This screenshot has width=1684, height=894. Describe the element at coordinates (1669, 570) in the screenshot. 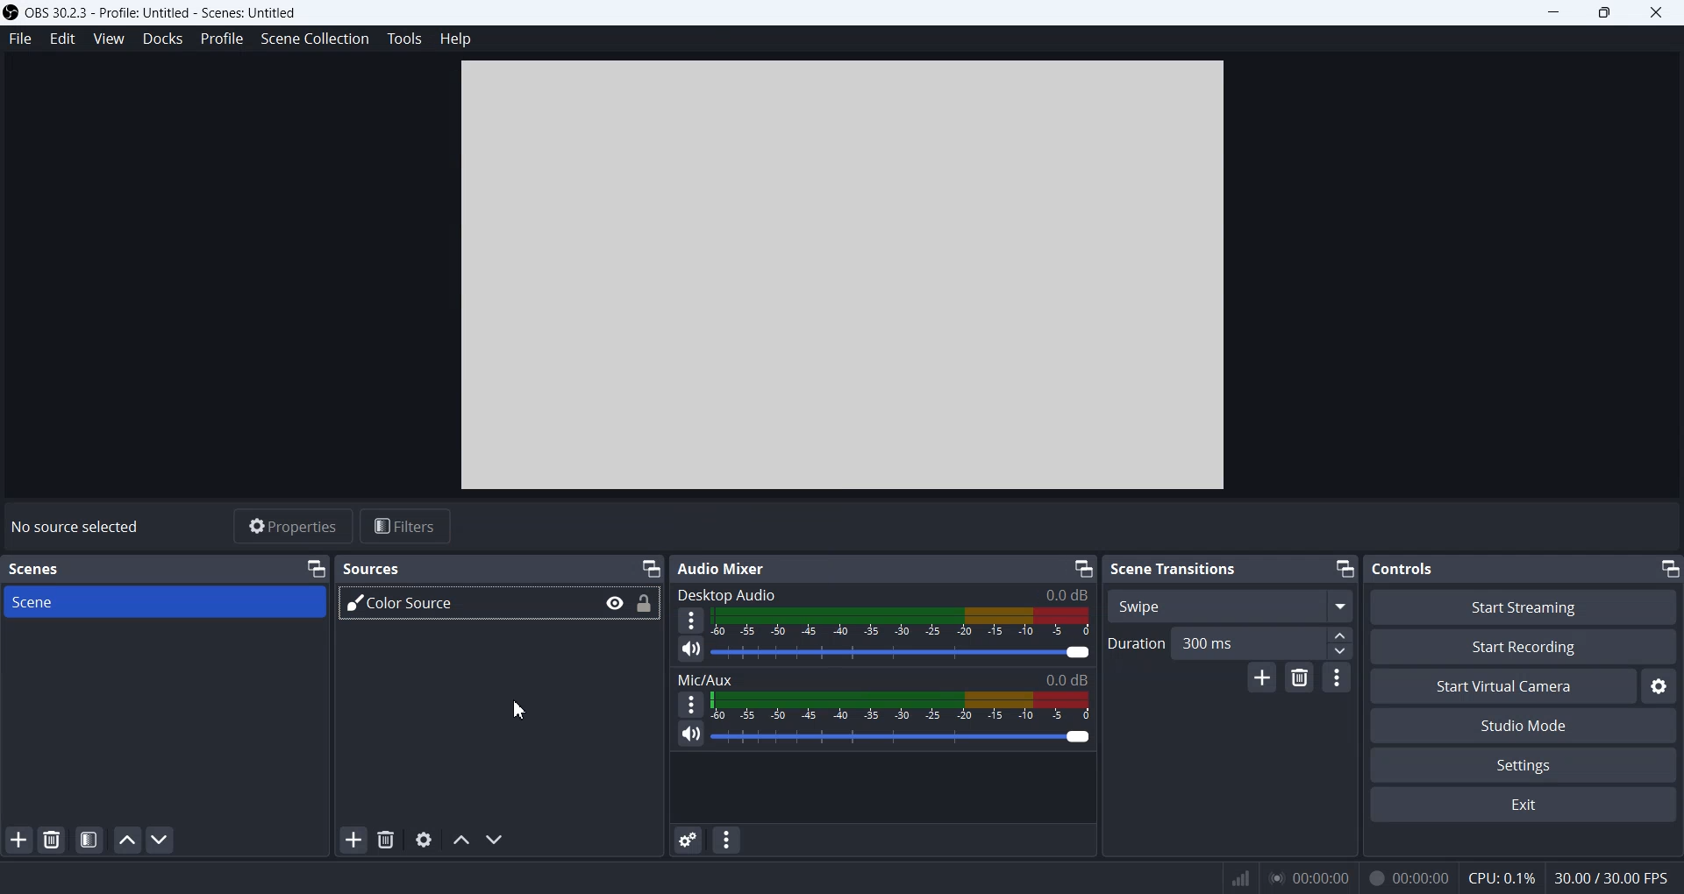

I see `Minimize` at that location.